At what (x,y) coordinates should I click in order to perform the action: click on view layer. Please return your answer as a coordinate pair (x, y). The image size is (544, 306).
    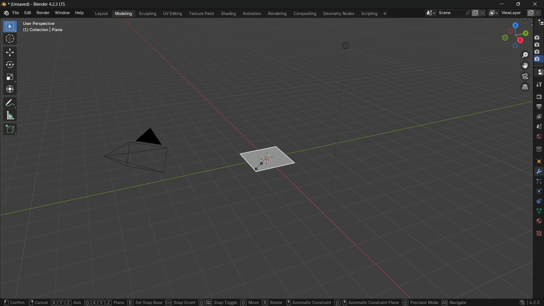
    Looking at the image, I should click on (538, 116).